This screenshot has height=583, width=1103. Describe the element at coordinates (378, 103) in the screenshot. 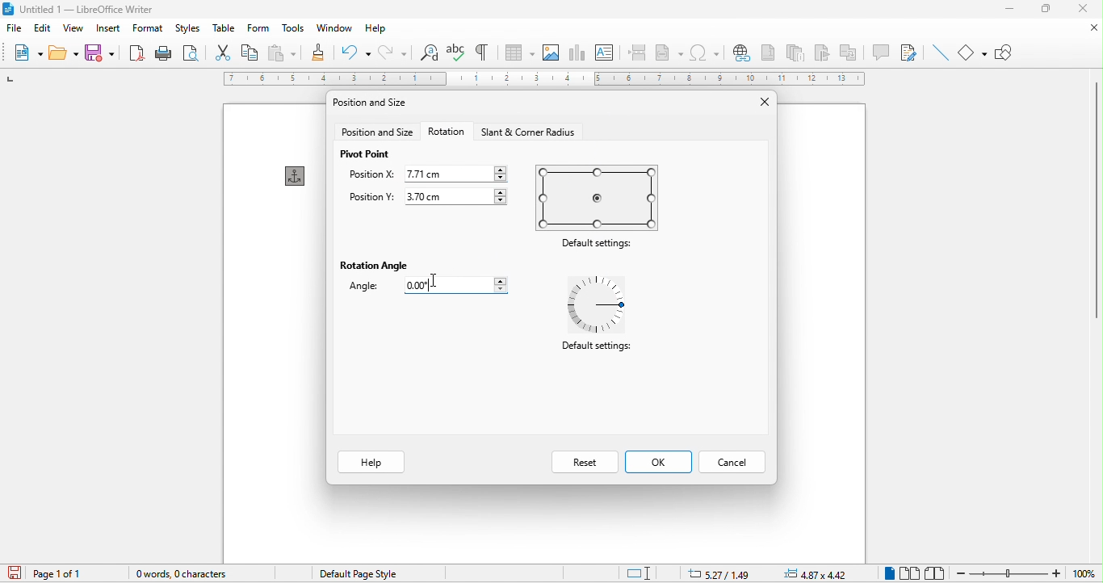

I see `position and size` at that location.